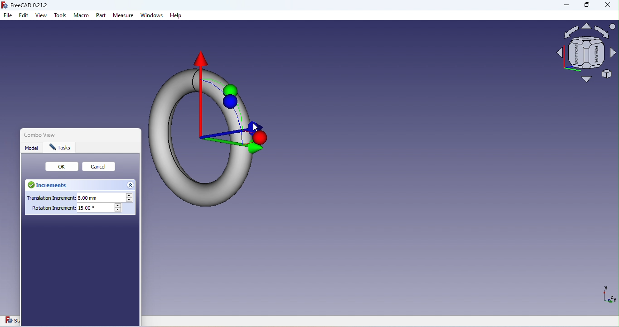 Image resolution: width=619 pixels, height=327 pixels. What do you see at coordinates (586, 7) in the screenshot?
I see `Maximize` at bounding box center [586, 7].